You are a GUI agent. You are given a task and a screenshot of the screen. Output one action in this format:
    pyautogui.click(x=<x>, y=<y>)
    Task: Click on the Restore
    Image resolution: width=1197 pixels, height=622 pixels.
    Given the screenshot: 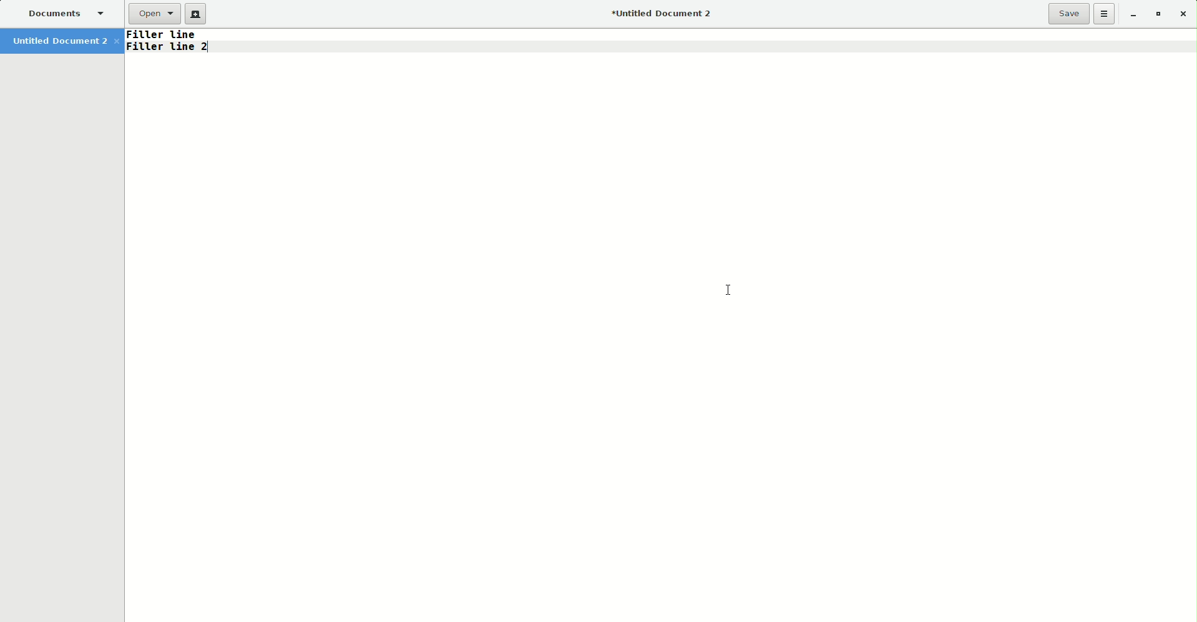 What is the action you would take?
    pyautogui.click(x=1157, y=14)
    